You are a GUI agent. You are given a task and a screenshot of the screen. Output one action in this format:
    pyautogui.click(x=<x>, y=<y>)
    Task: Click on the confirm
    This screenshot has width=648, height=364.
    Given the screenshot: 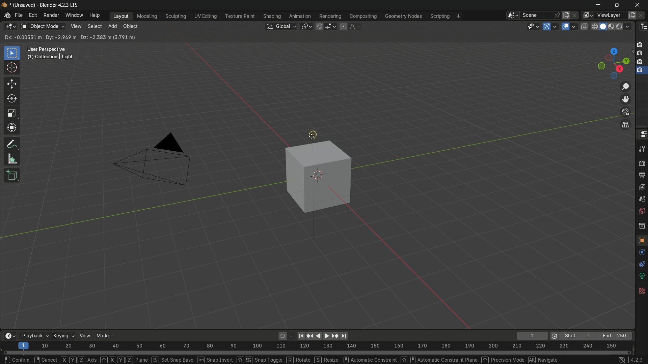 What is the action you would take?
    pyautogui.click(x=18, y=359)
    